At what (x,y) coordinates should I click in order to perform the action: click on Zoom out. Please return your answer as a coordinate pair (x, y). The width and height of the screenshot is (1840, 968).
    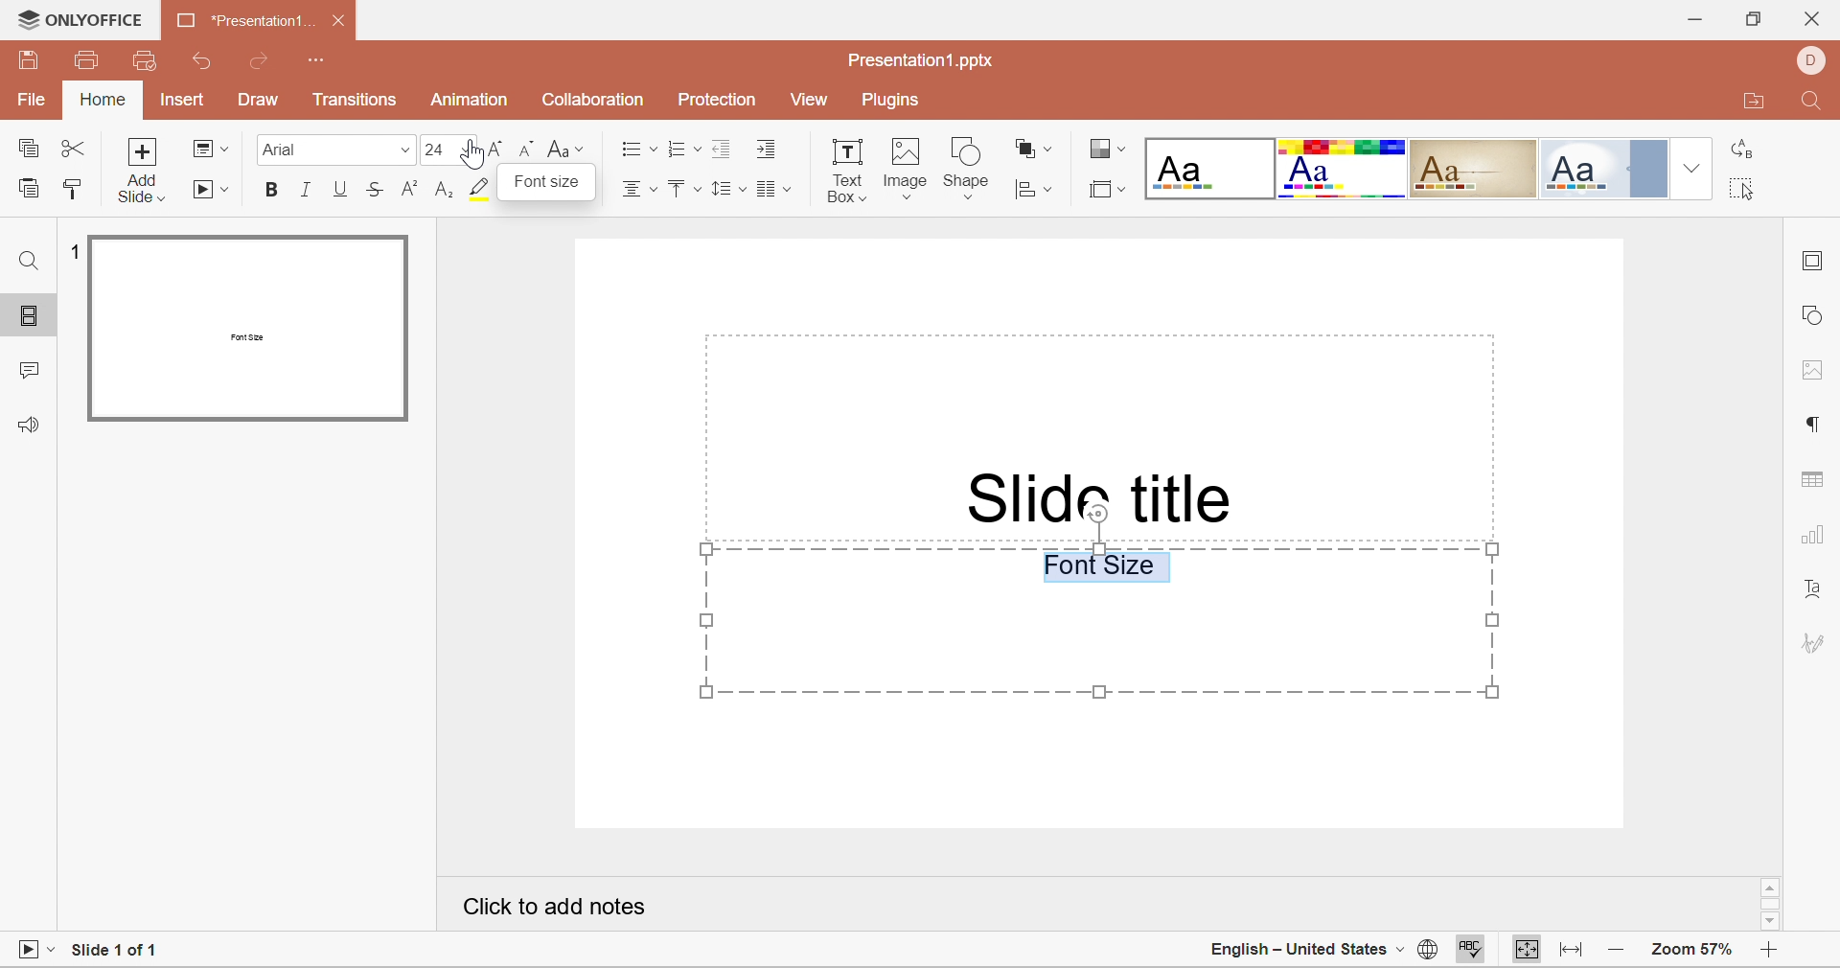
    Looking at the image, I should click on (1623, 952).